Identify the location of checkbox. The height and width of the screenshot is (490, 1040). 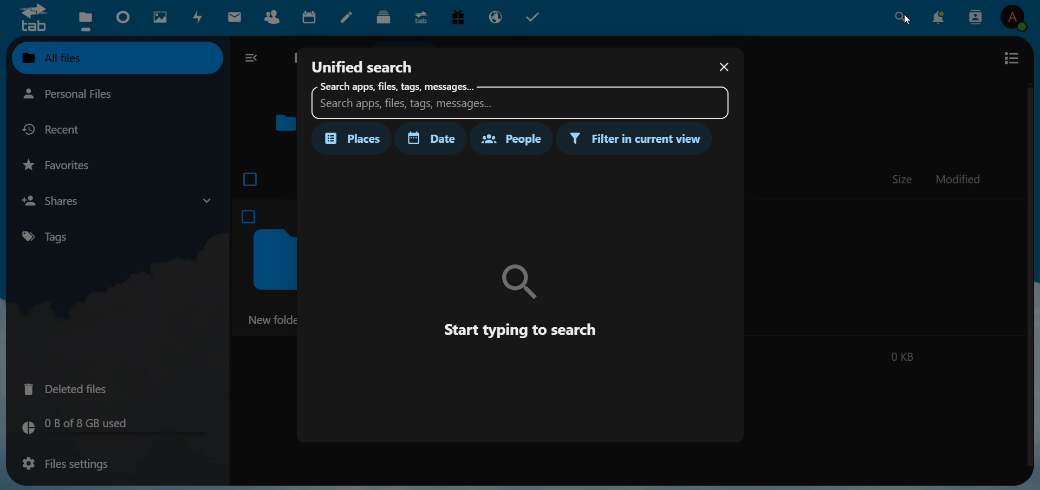
(251, 177).